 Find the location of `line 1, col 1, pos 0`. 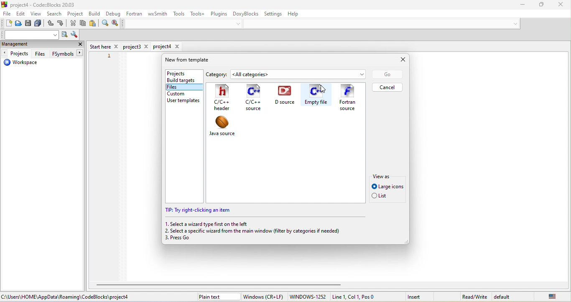

line 1, col 1, pos 0 is located at coordinates (363, 297).